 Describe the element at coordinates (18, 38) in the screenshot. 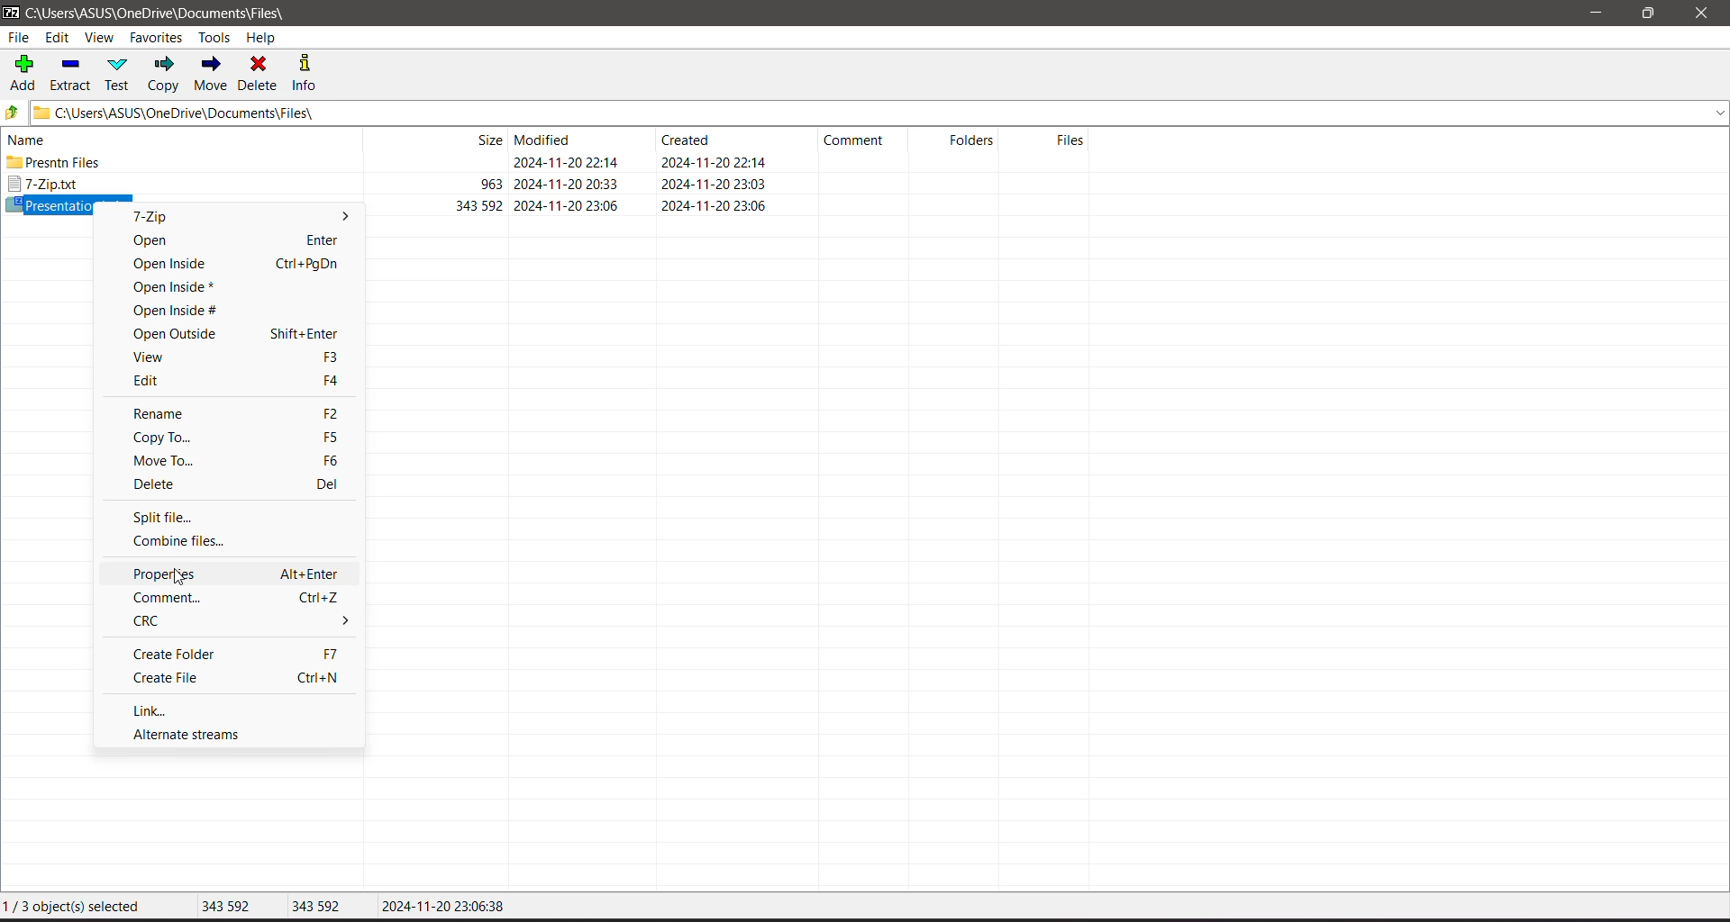

I see `File` at that location.